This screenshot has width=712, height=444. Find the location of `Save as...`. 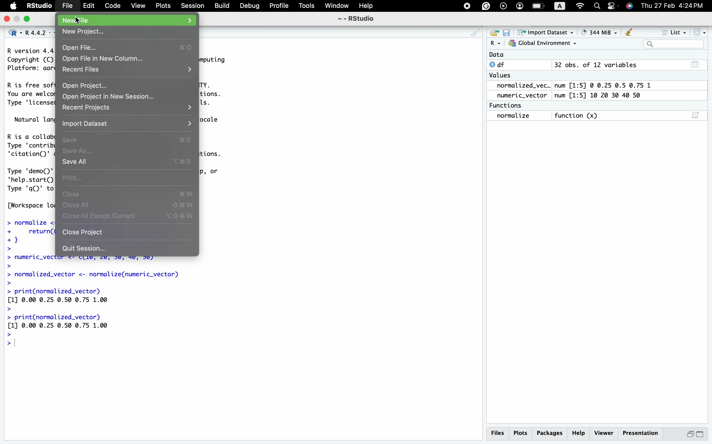

Save as... is located at coordinates (78, 152).